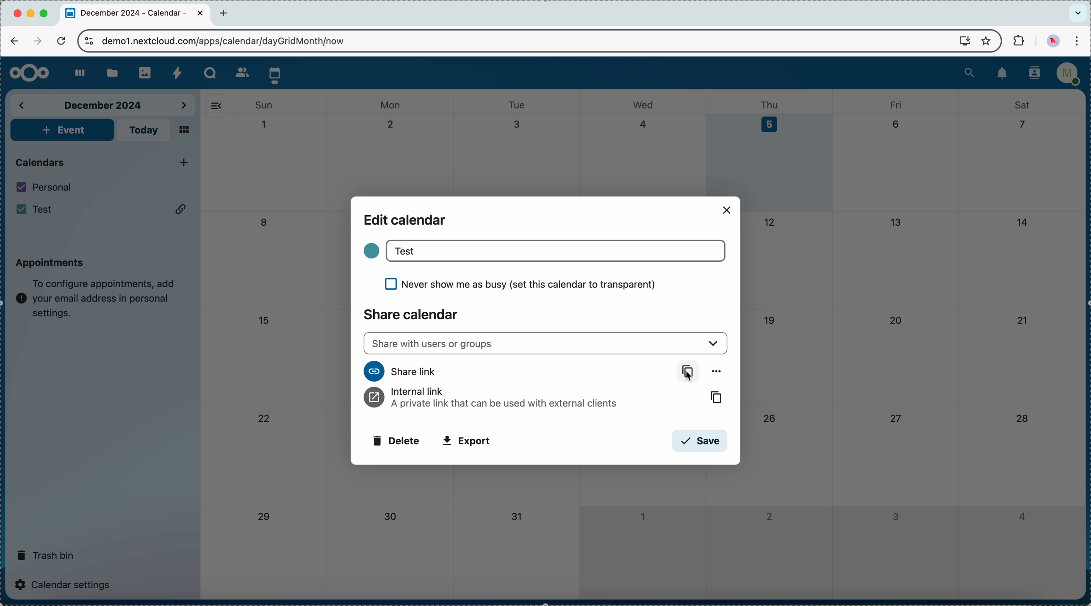 The width and height of the screenshot is (1091, 606). What do you see at coordinates (263, 105) in the screenshot?
I see `sun` at bounding box center [263, 105].